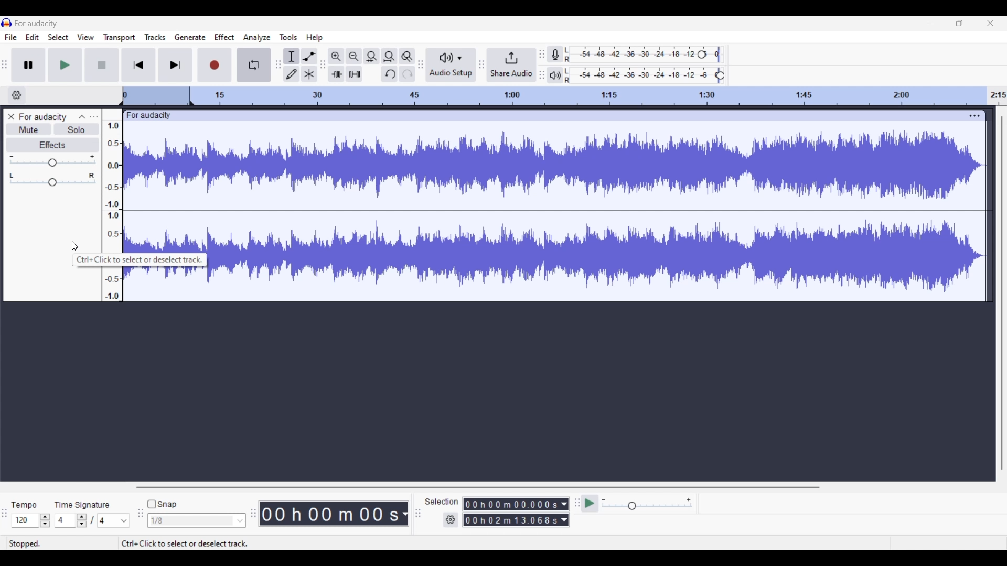 The width and height of the screenshot is (1007, 566). Describe the element at coordinates (58, 38) in the screenshot. I see `Select menu` at that location.